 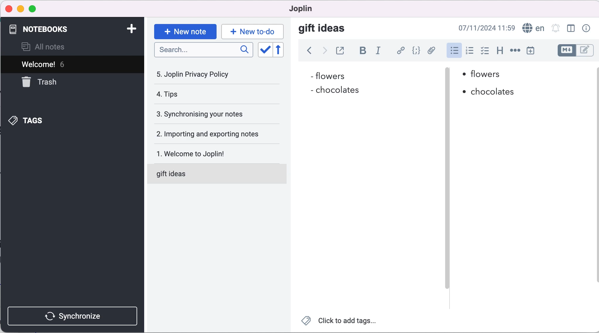 I want to click on gift ideas note, so click(x=210, y=174).